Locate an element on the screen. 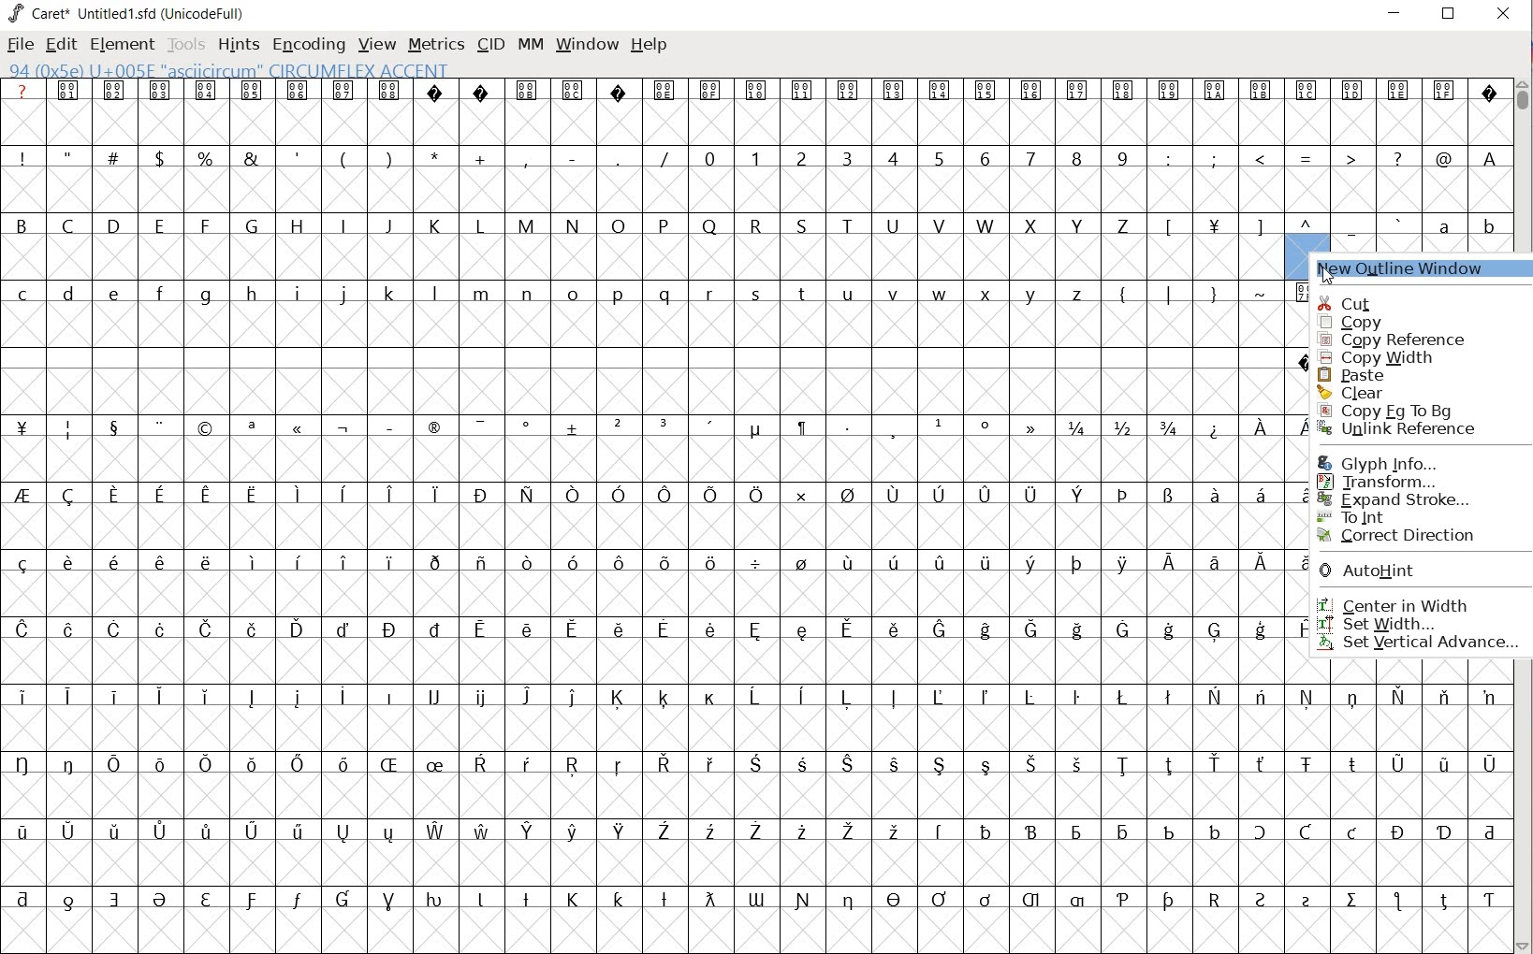 Image resolution: width=1533 pixels, height=954 pixels. HELP is located at coordinates (650, 44).